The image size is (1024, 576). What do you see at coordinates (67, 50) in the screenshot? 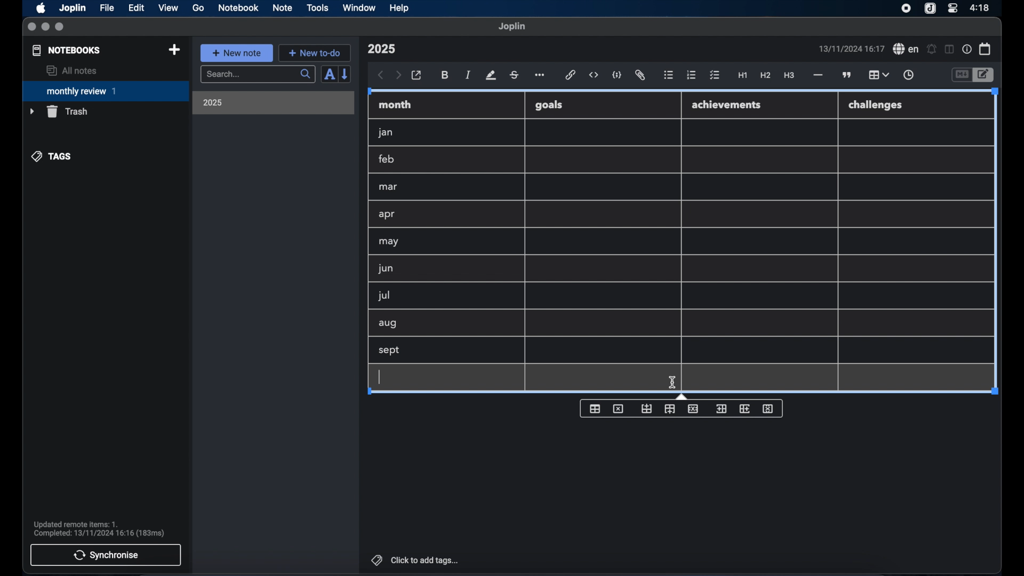
I see `notebooks` at bounding box center [67, 50].